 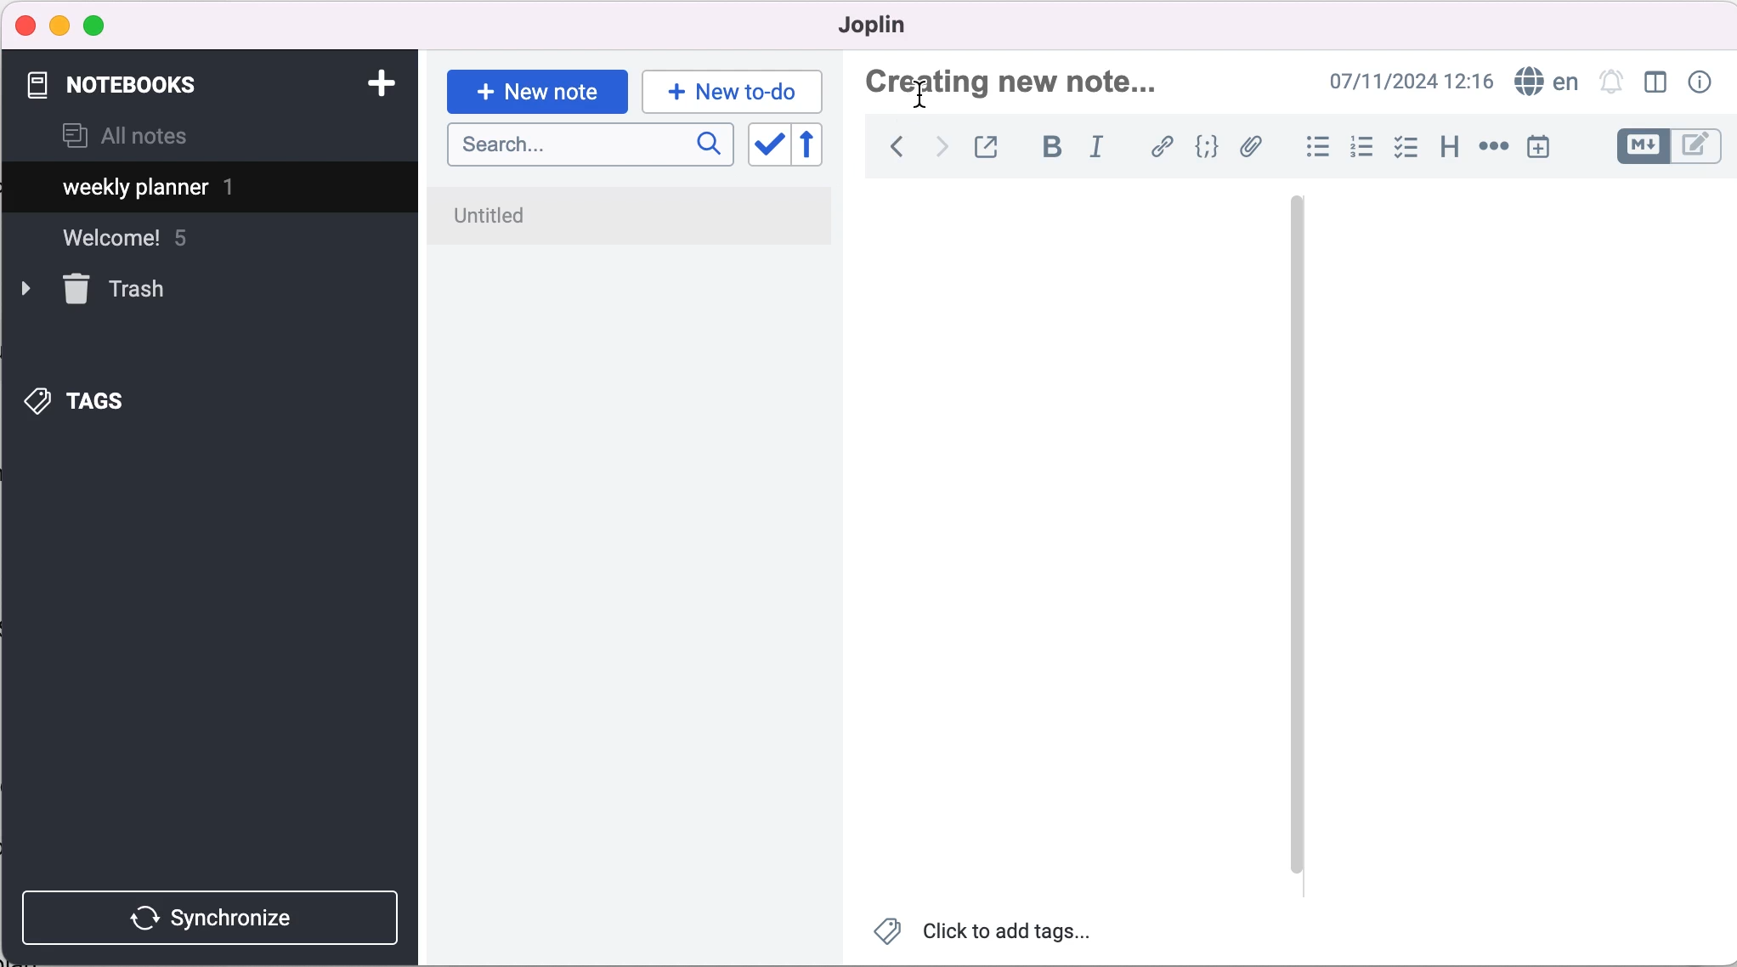 I want to click on language, so click(x=1542, y=82).